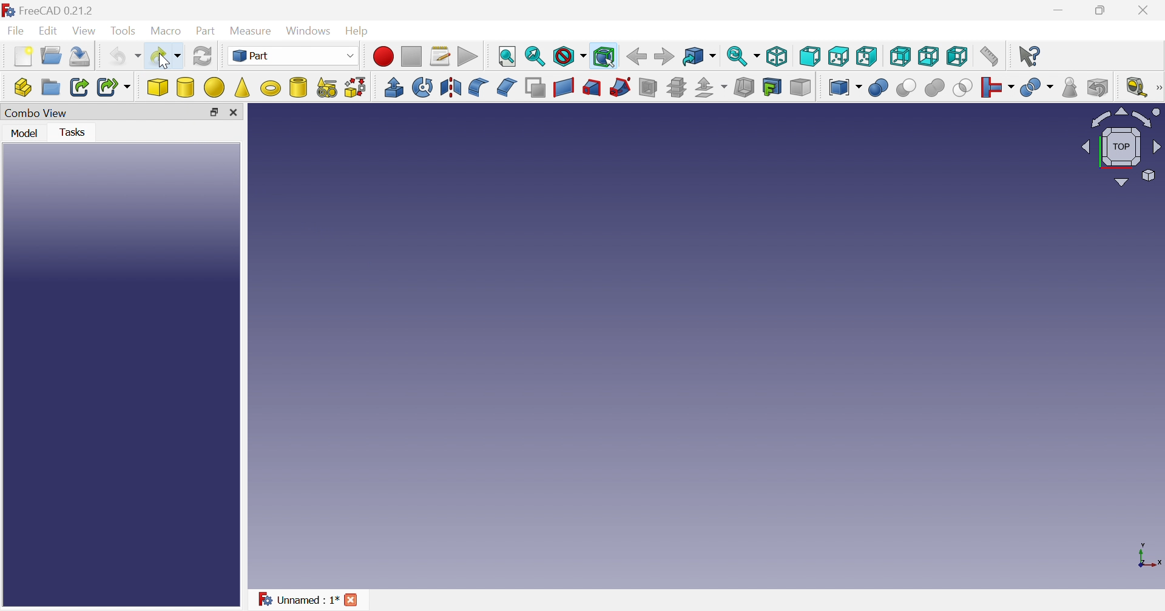 Image resolution: width=1165 pixels, height=611 pixels. I want to click on Isometric, so click(777, 57).